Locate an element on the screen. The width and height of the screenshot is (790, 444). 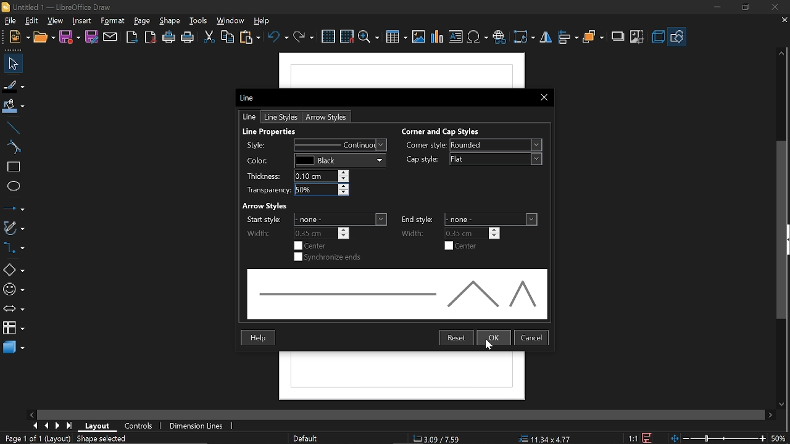
Help is located at coordinates (258, 337).